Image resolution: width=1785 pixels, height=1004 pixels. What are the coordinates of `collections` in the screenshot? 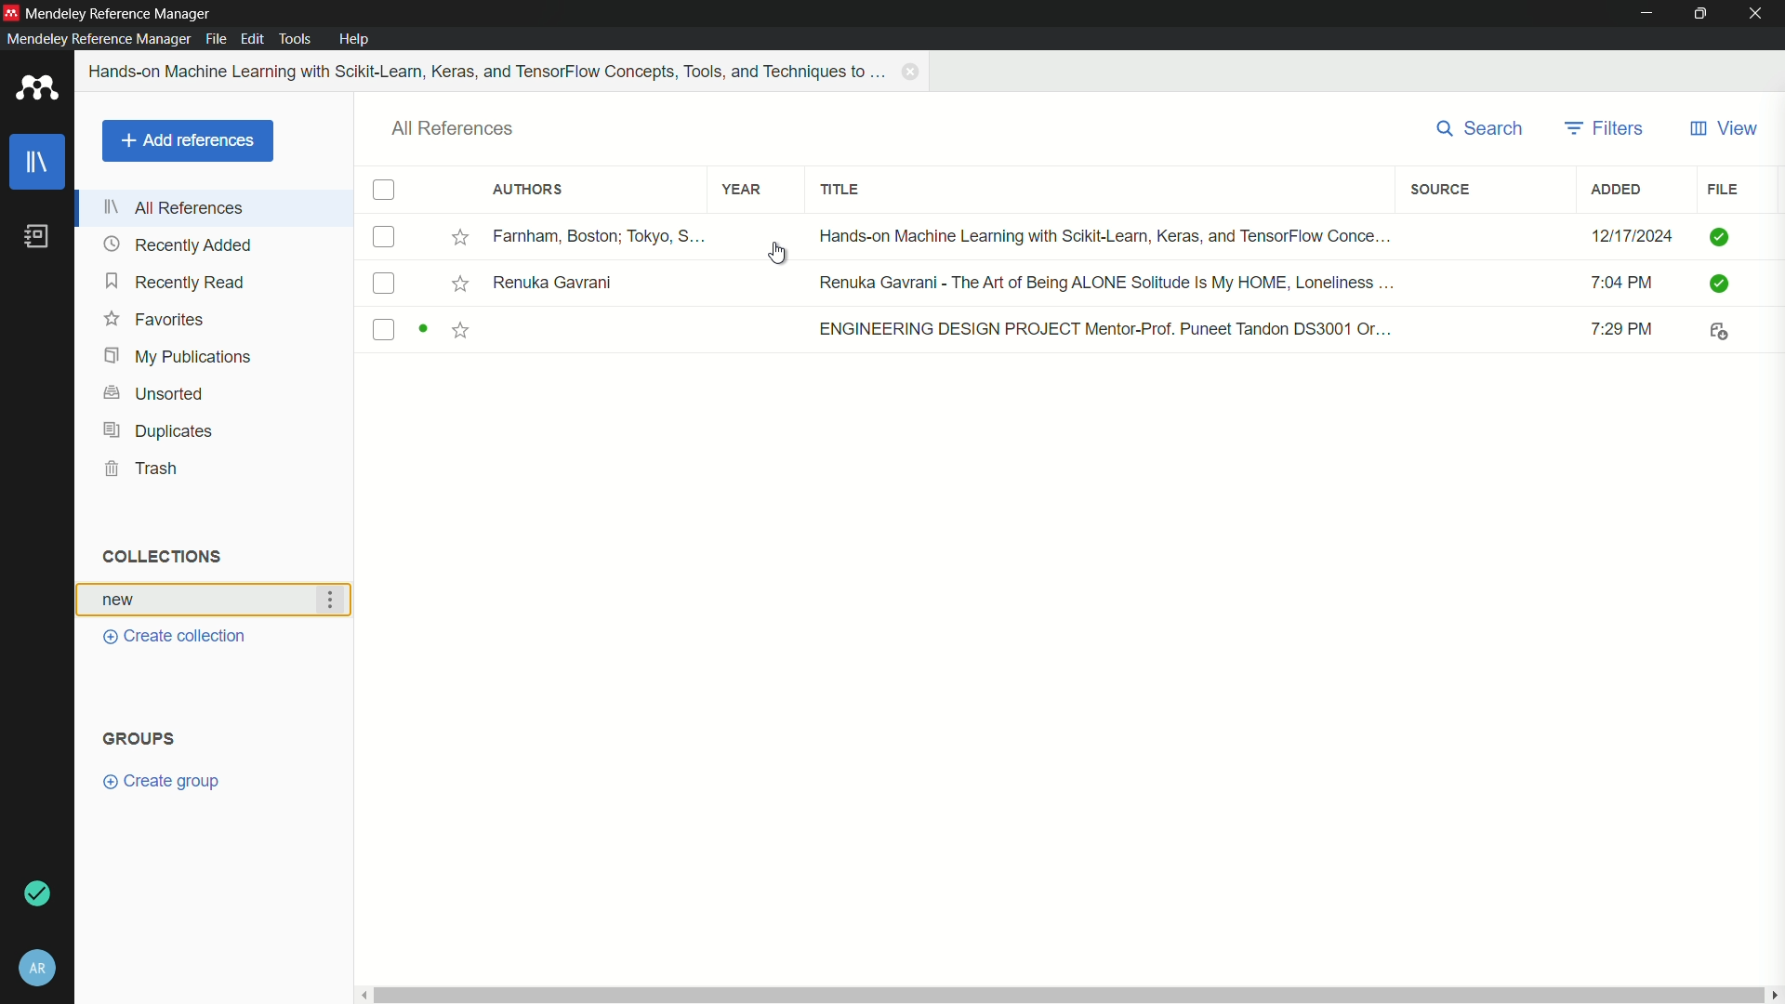 It's located at (160, 555).